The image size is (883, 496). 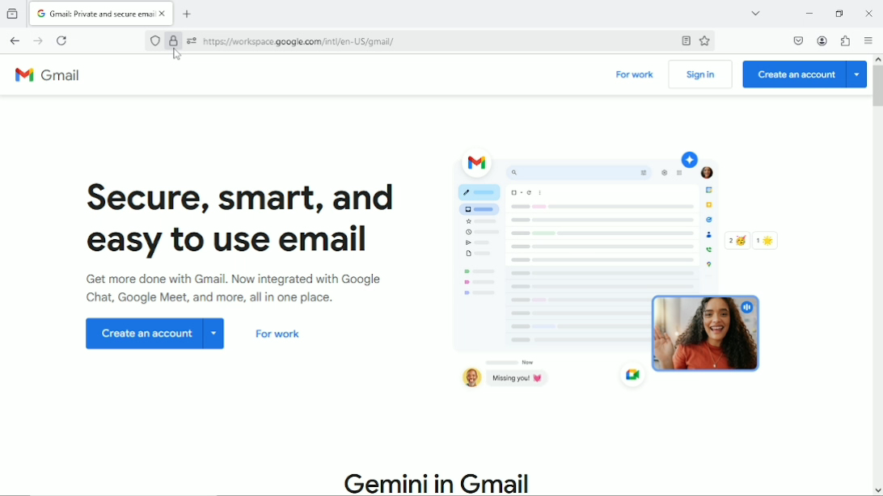 What do you see at coordinates (614, 271) in the screenshot?
I see `Graphic` at bounding box center [614, 271].